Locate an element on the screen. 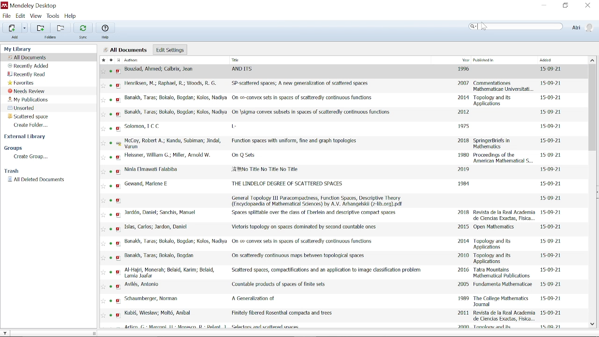 This screenshot has height=337, width=599. Added is located at coordinates (559, 60).